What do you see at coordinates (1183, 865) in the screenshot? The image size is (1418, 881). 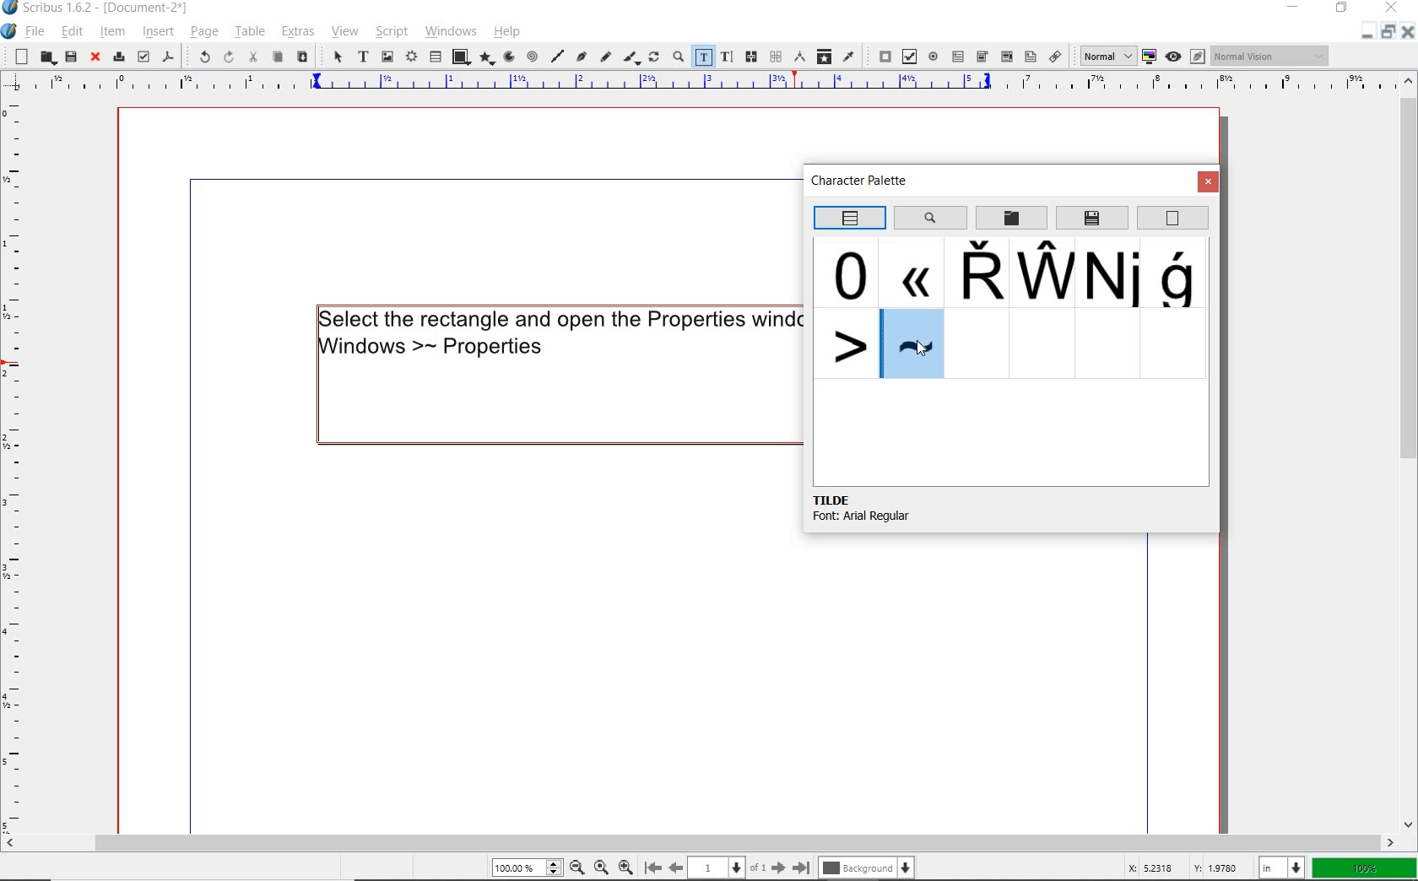 I see `X 22675 Y: 18314` at bounding box center [1183, 865].